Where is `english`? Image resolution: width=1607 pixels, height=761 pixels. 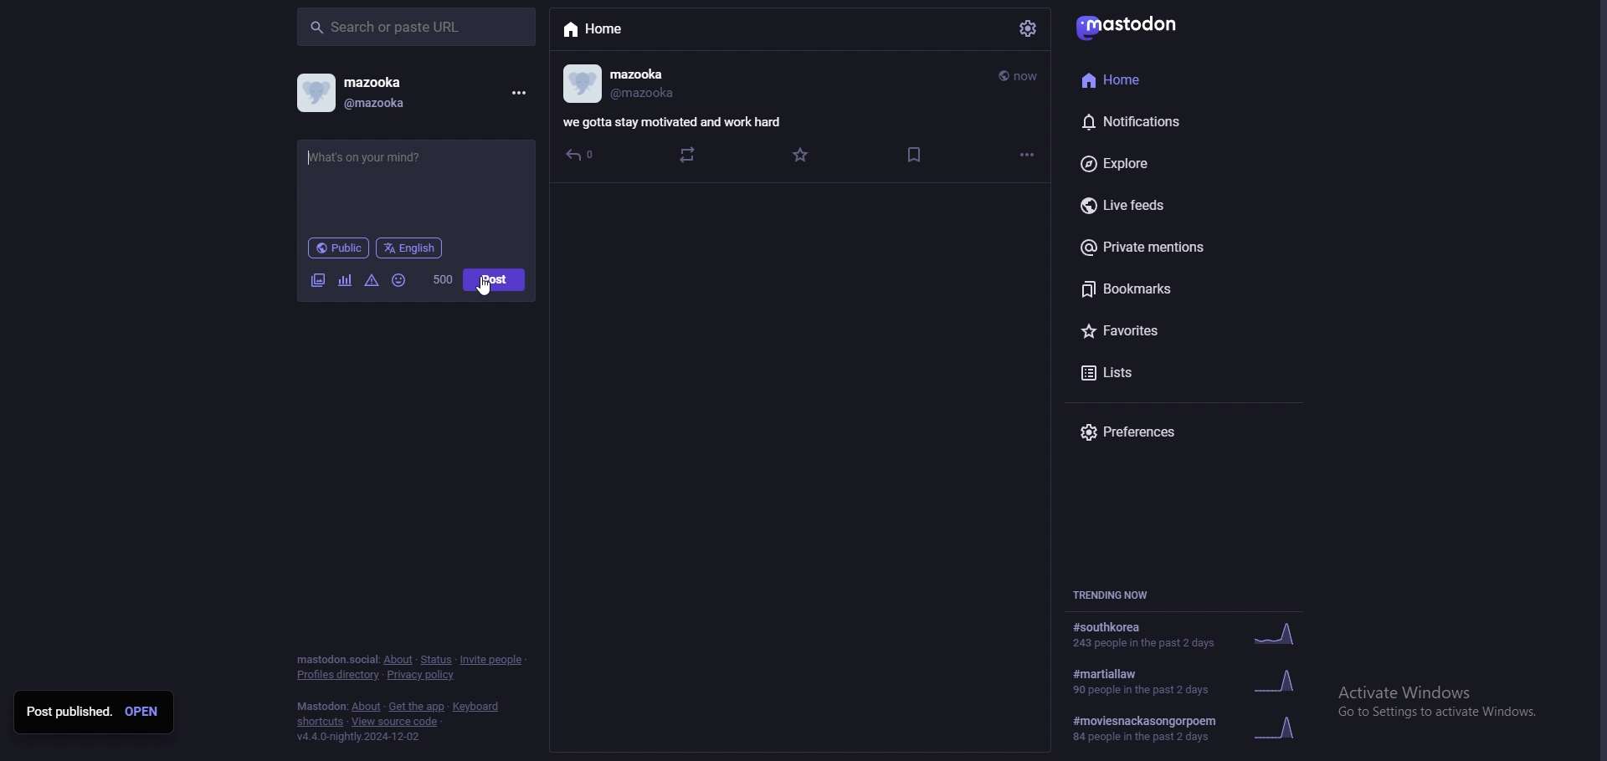 english is located at coordinates (410, 248).